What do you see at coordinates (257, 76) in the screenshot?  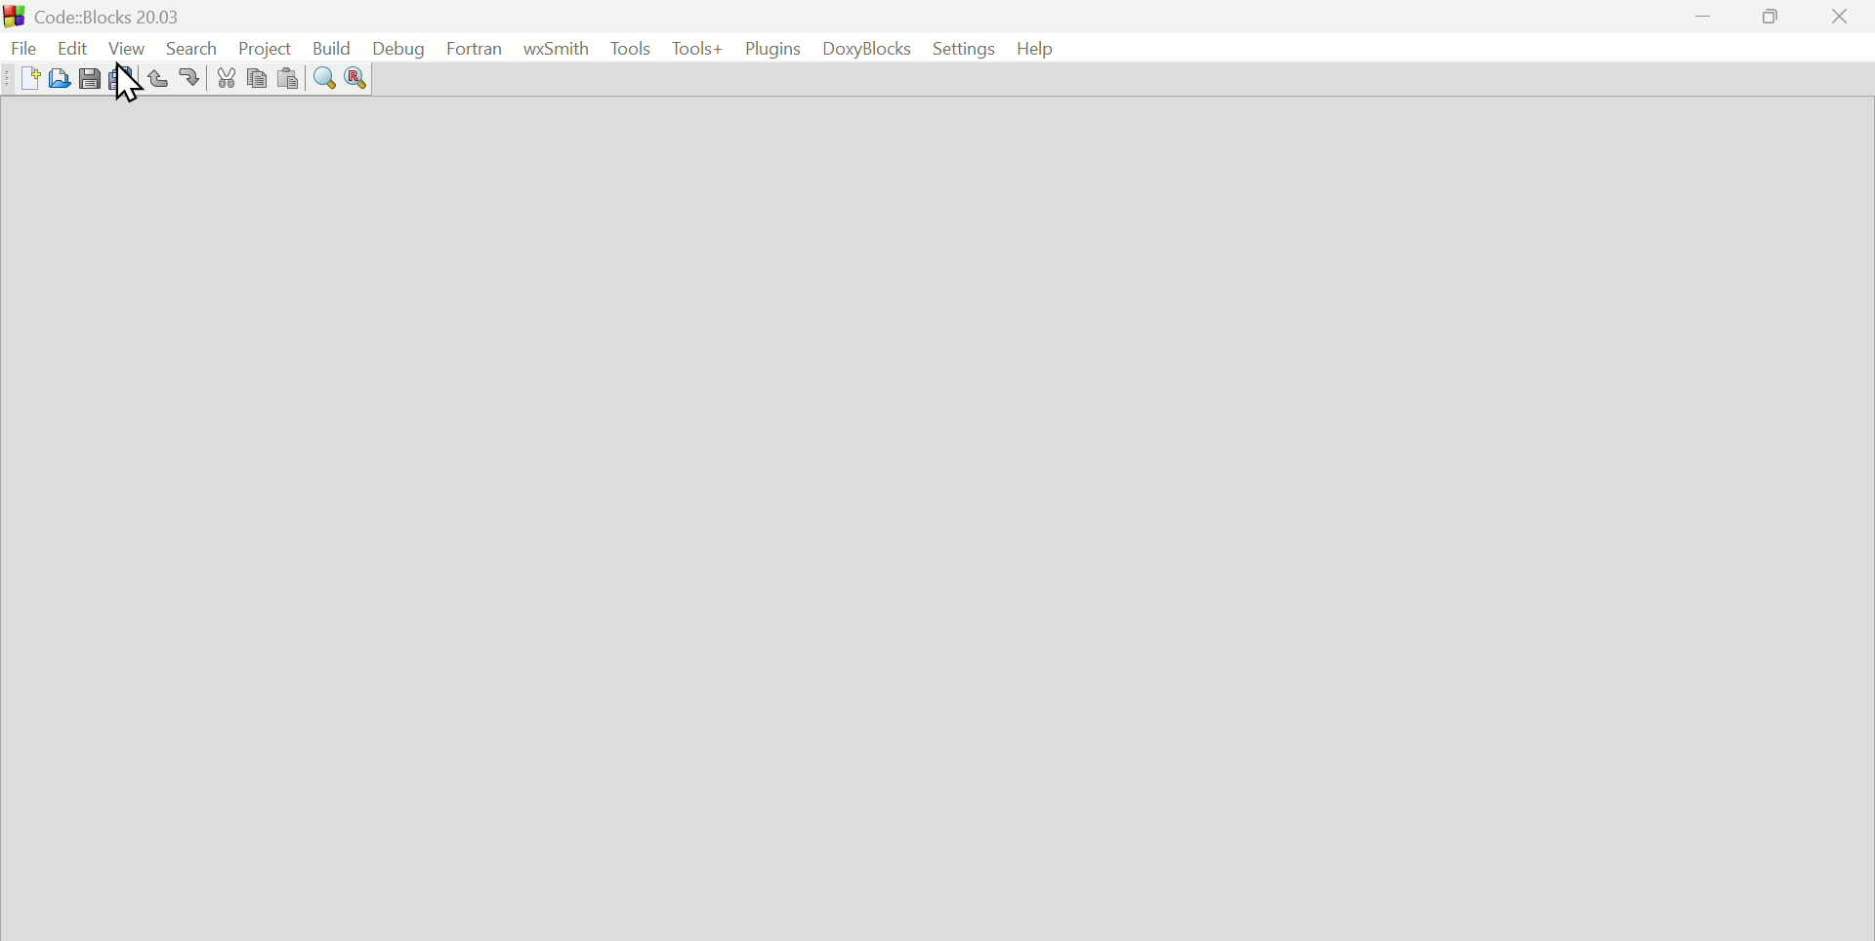 I see `Copy` at bounding box center [257, 76].